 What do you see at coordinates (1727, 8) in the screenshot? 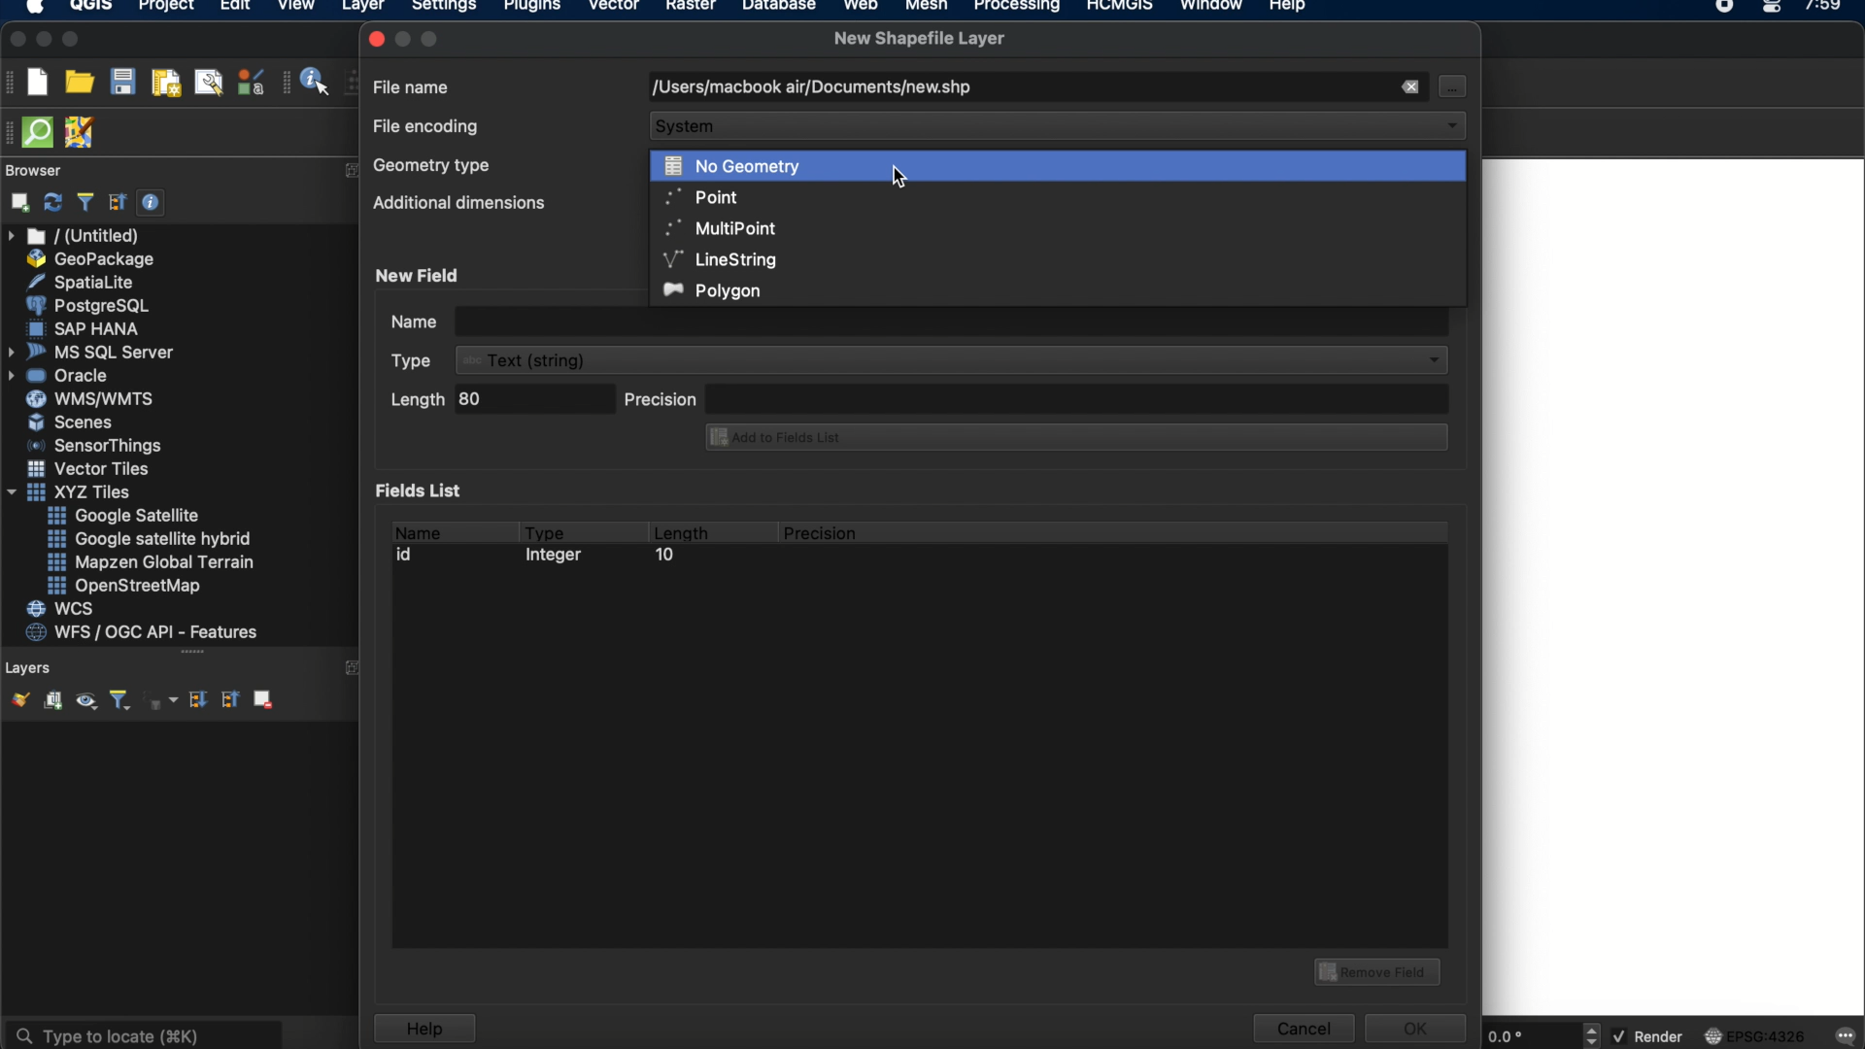
I see `recorder icon` at bounding box center [1727, 8].